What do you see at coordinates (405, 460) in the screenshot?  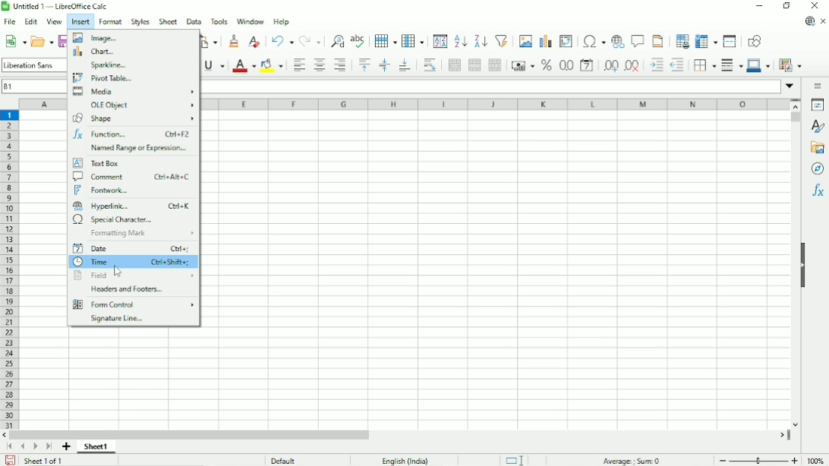 I see `Text language` at bounding box center [405, 460].